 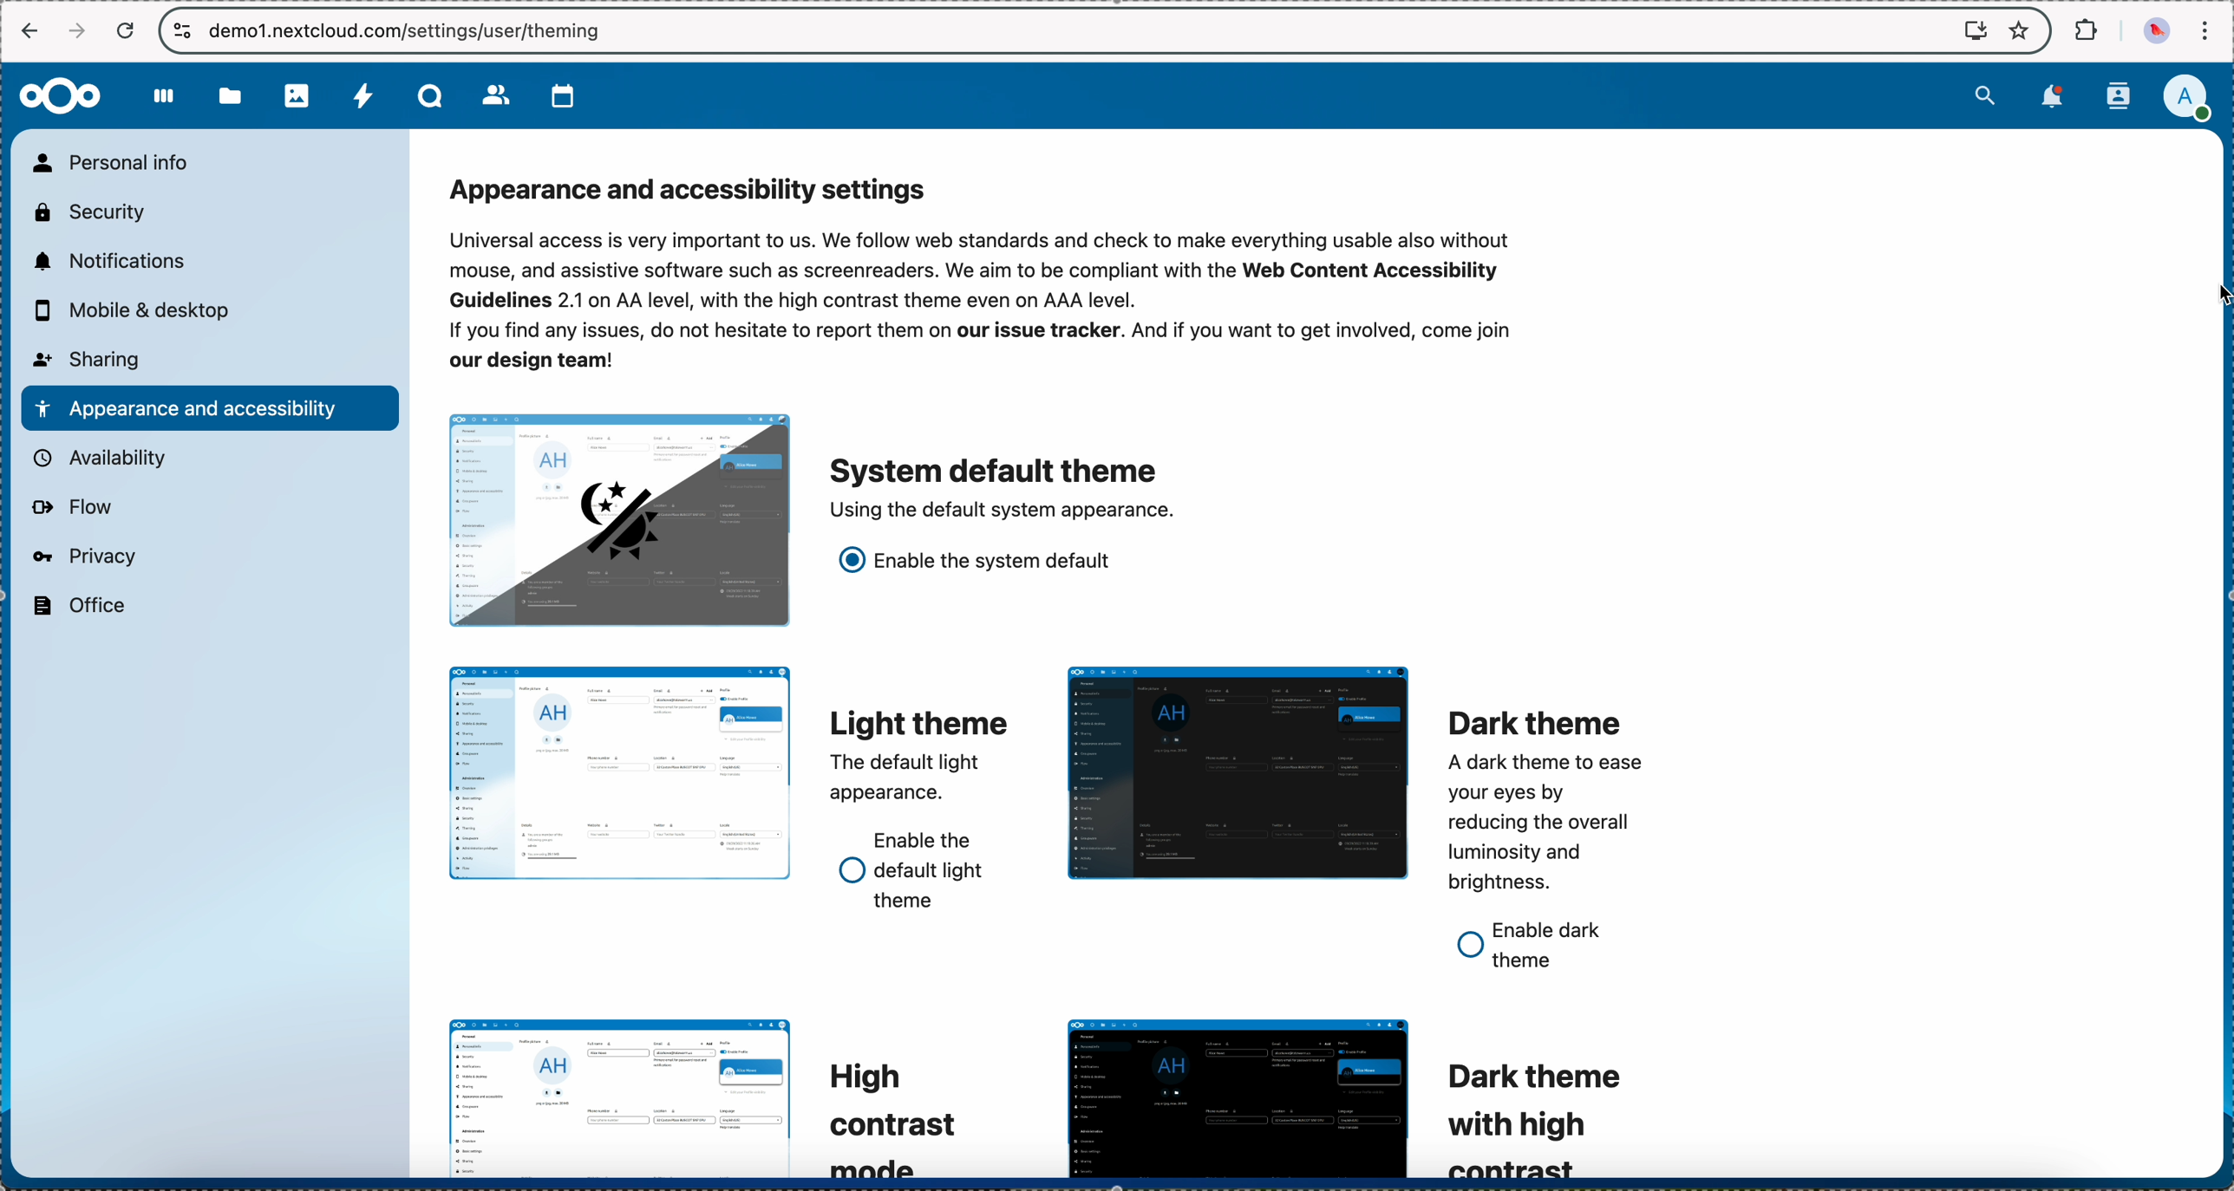 I want to click on dark theme with high contrast preview, so click(x=1240, y=1098).